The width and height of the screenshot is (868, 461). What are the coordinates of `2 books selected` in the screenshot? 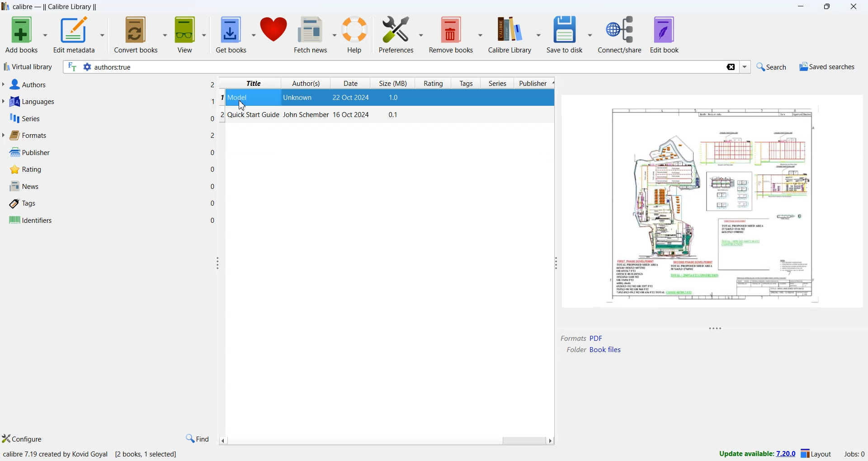 It's located at (148, 455).